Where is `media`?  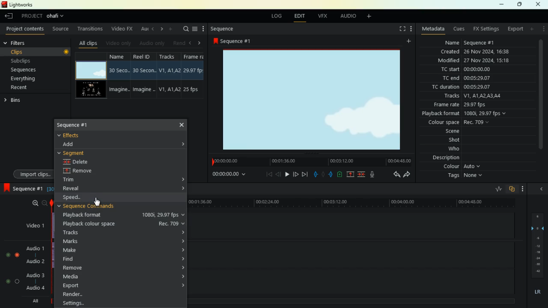 media is located at coordinates (122, 276).